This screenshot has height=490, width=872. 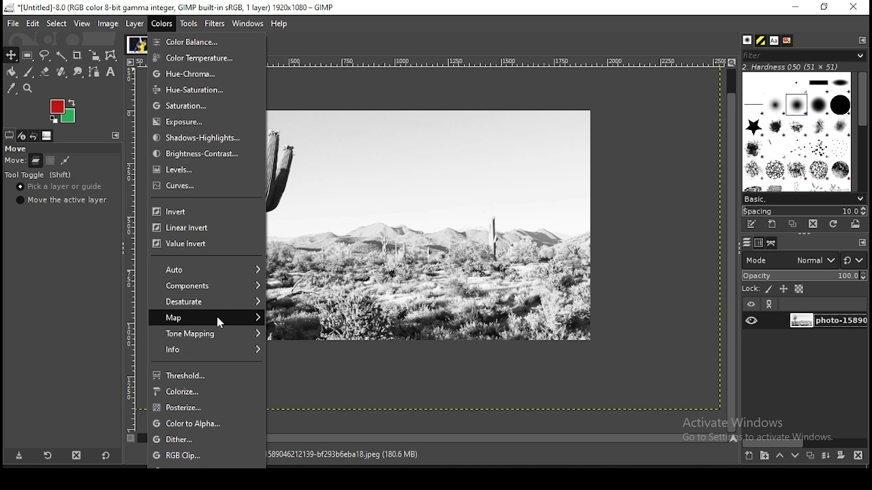 I want to click on auto, so click(x=209, y=269).